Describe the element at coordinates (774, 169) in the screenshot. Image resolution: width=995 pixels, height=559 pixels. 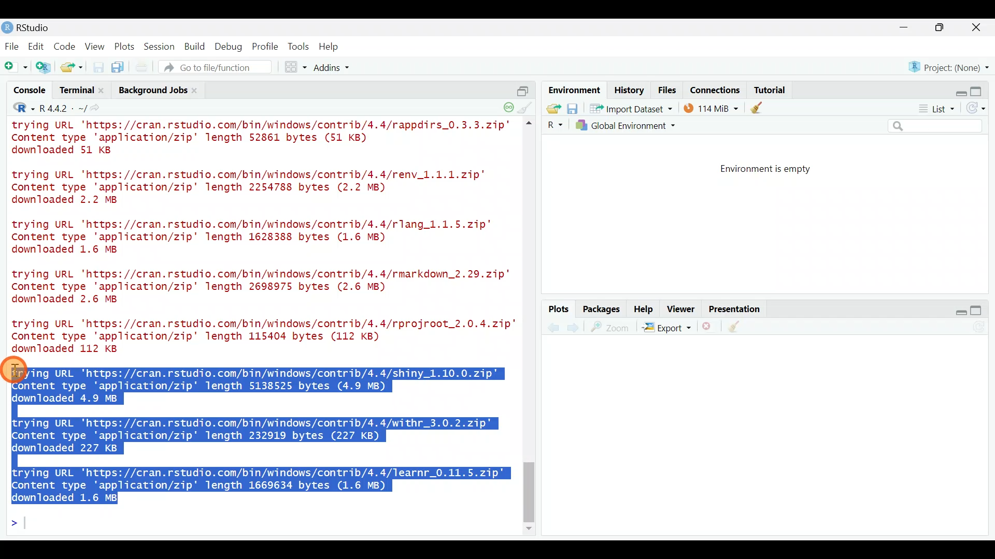
I see `Environment is empty` at that location.